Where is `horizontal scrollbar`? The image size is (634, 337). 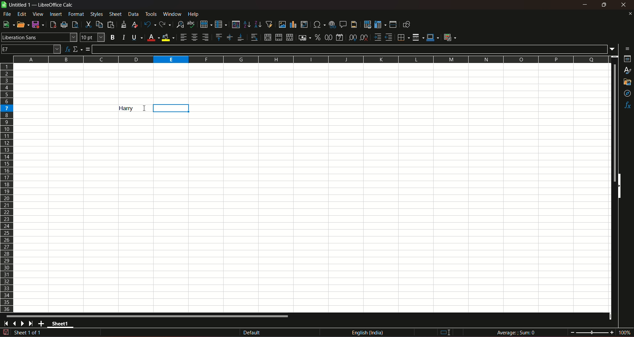
horizontal scrollbar is located at coordinates (148, 316).